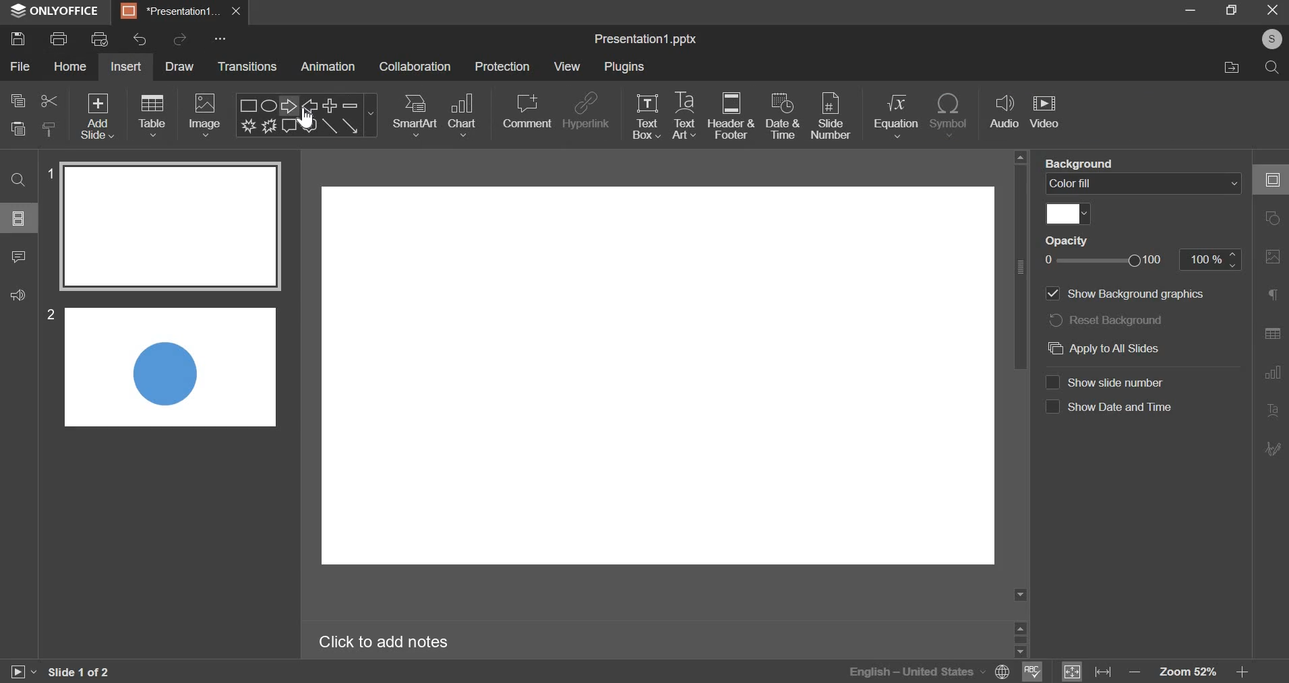  Describe the element at coordinates (1143, 261) in the screenshot. I see `opacity slider from 0 to 100` at that location.